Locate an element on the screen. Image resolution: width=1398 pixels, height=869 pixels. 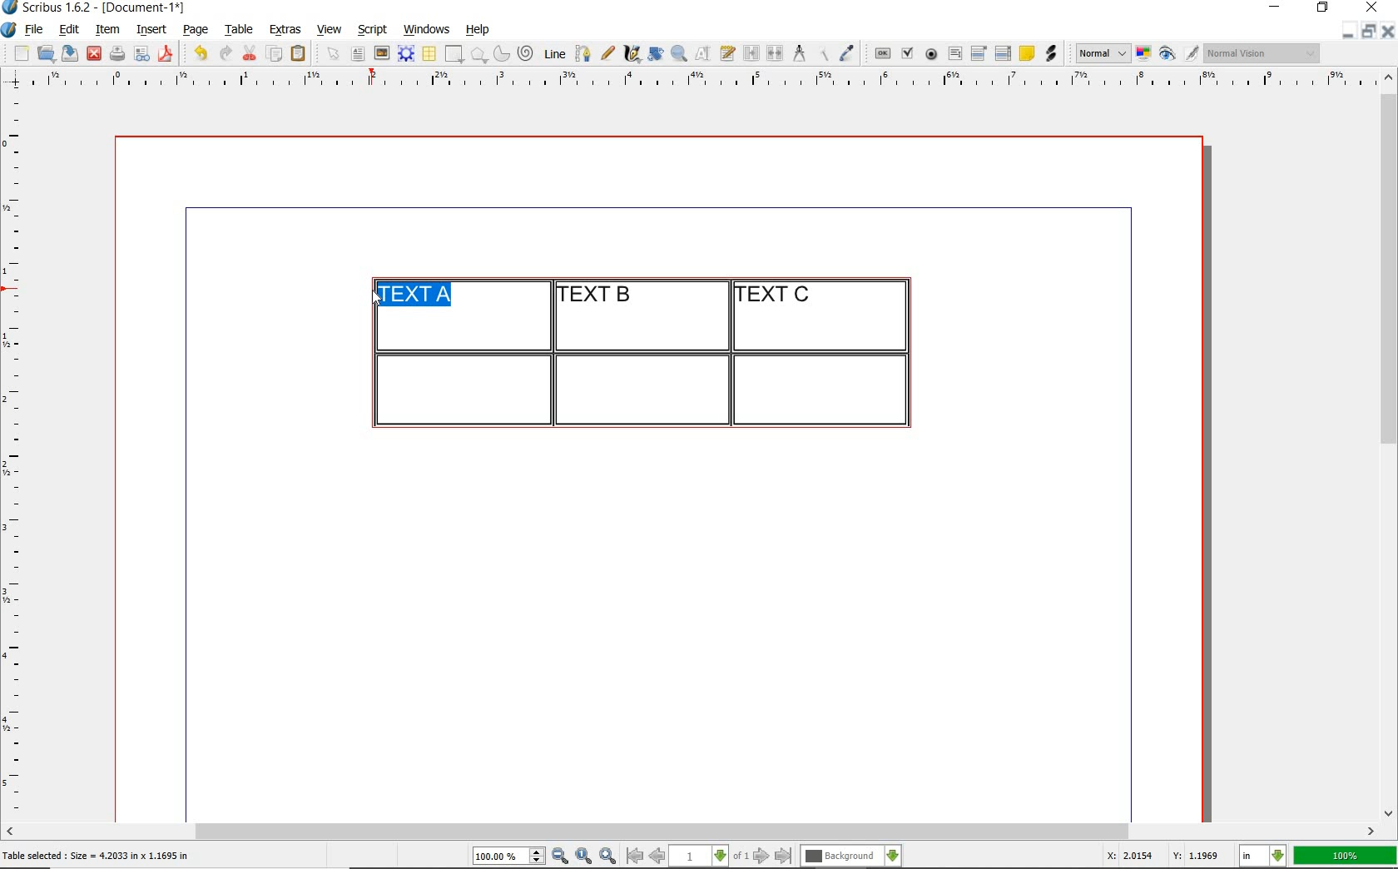
scrollbar is located at coordinates (691, 833).